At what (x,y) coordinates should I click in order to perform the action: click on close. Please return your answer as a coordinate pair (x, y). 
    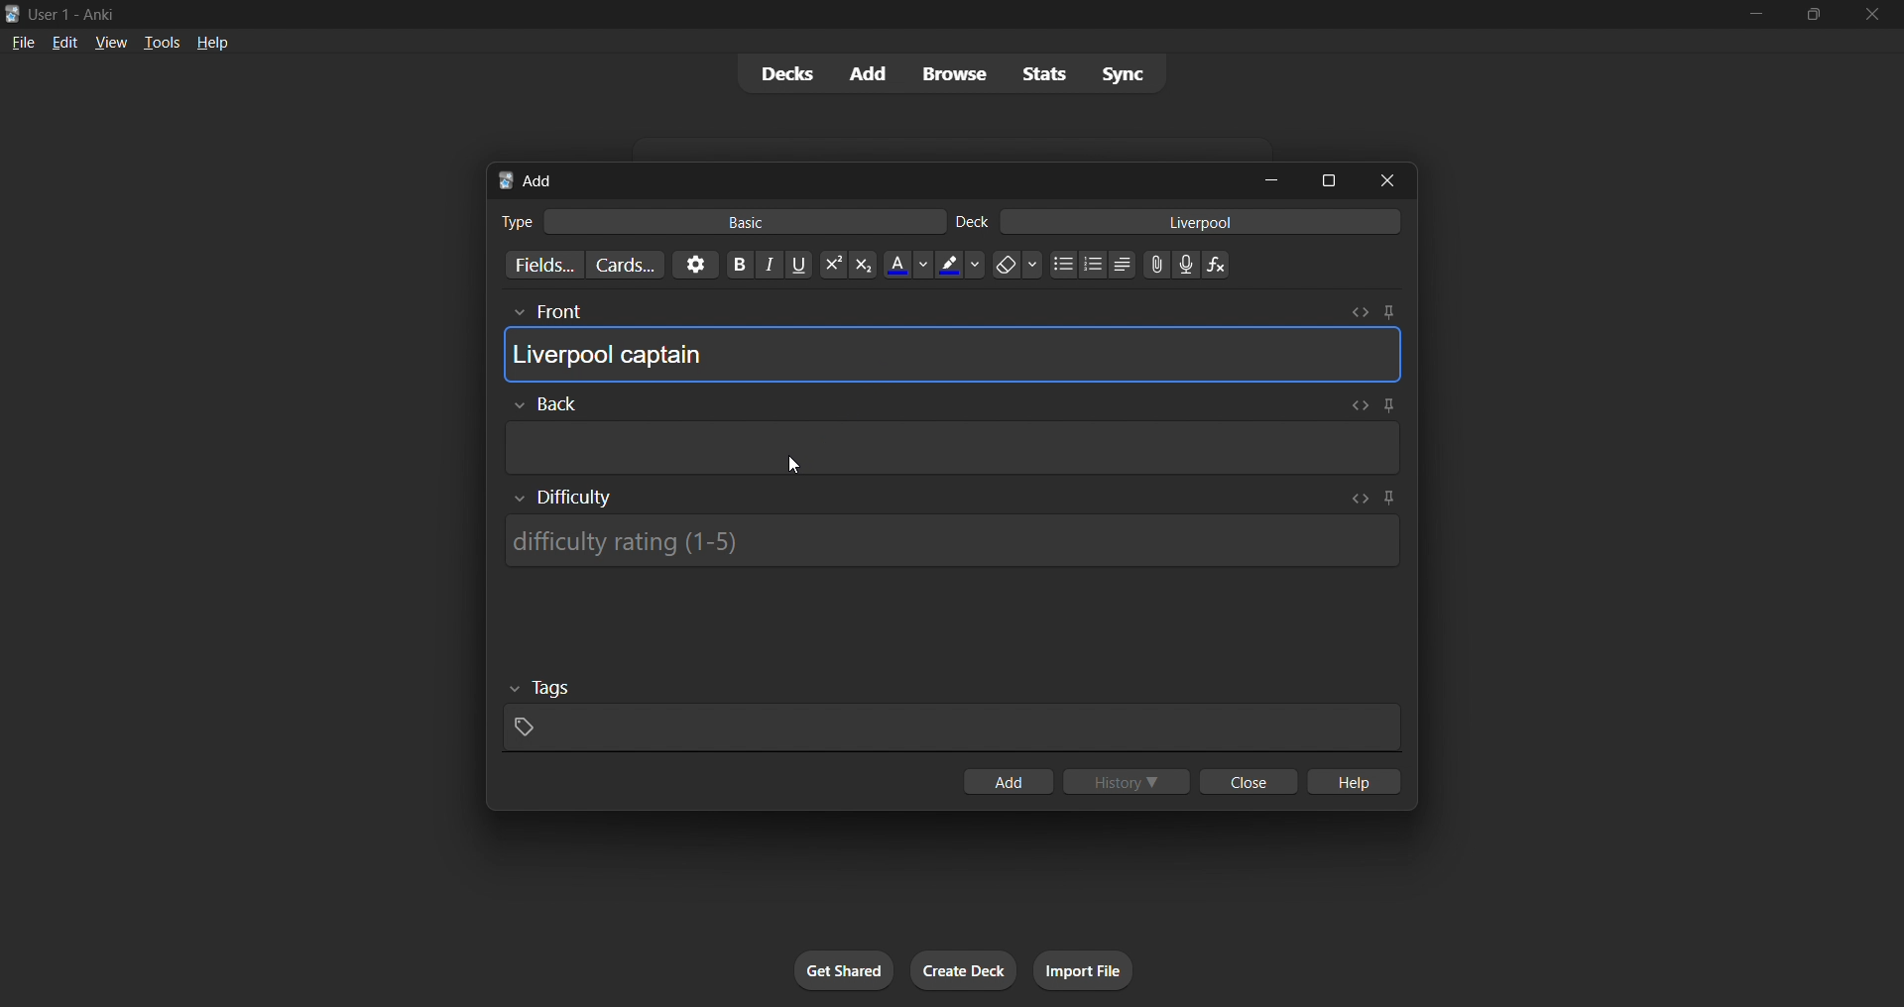
    Looking at the image, I should click on (1249, 781).